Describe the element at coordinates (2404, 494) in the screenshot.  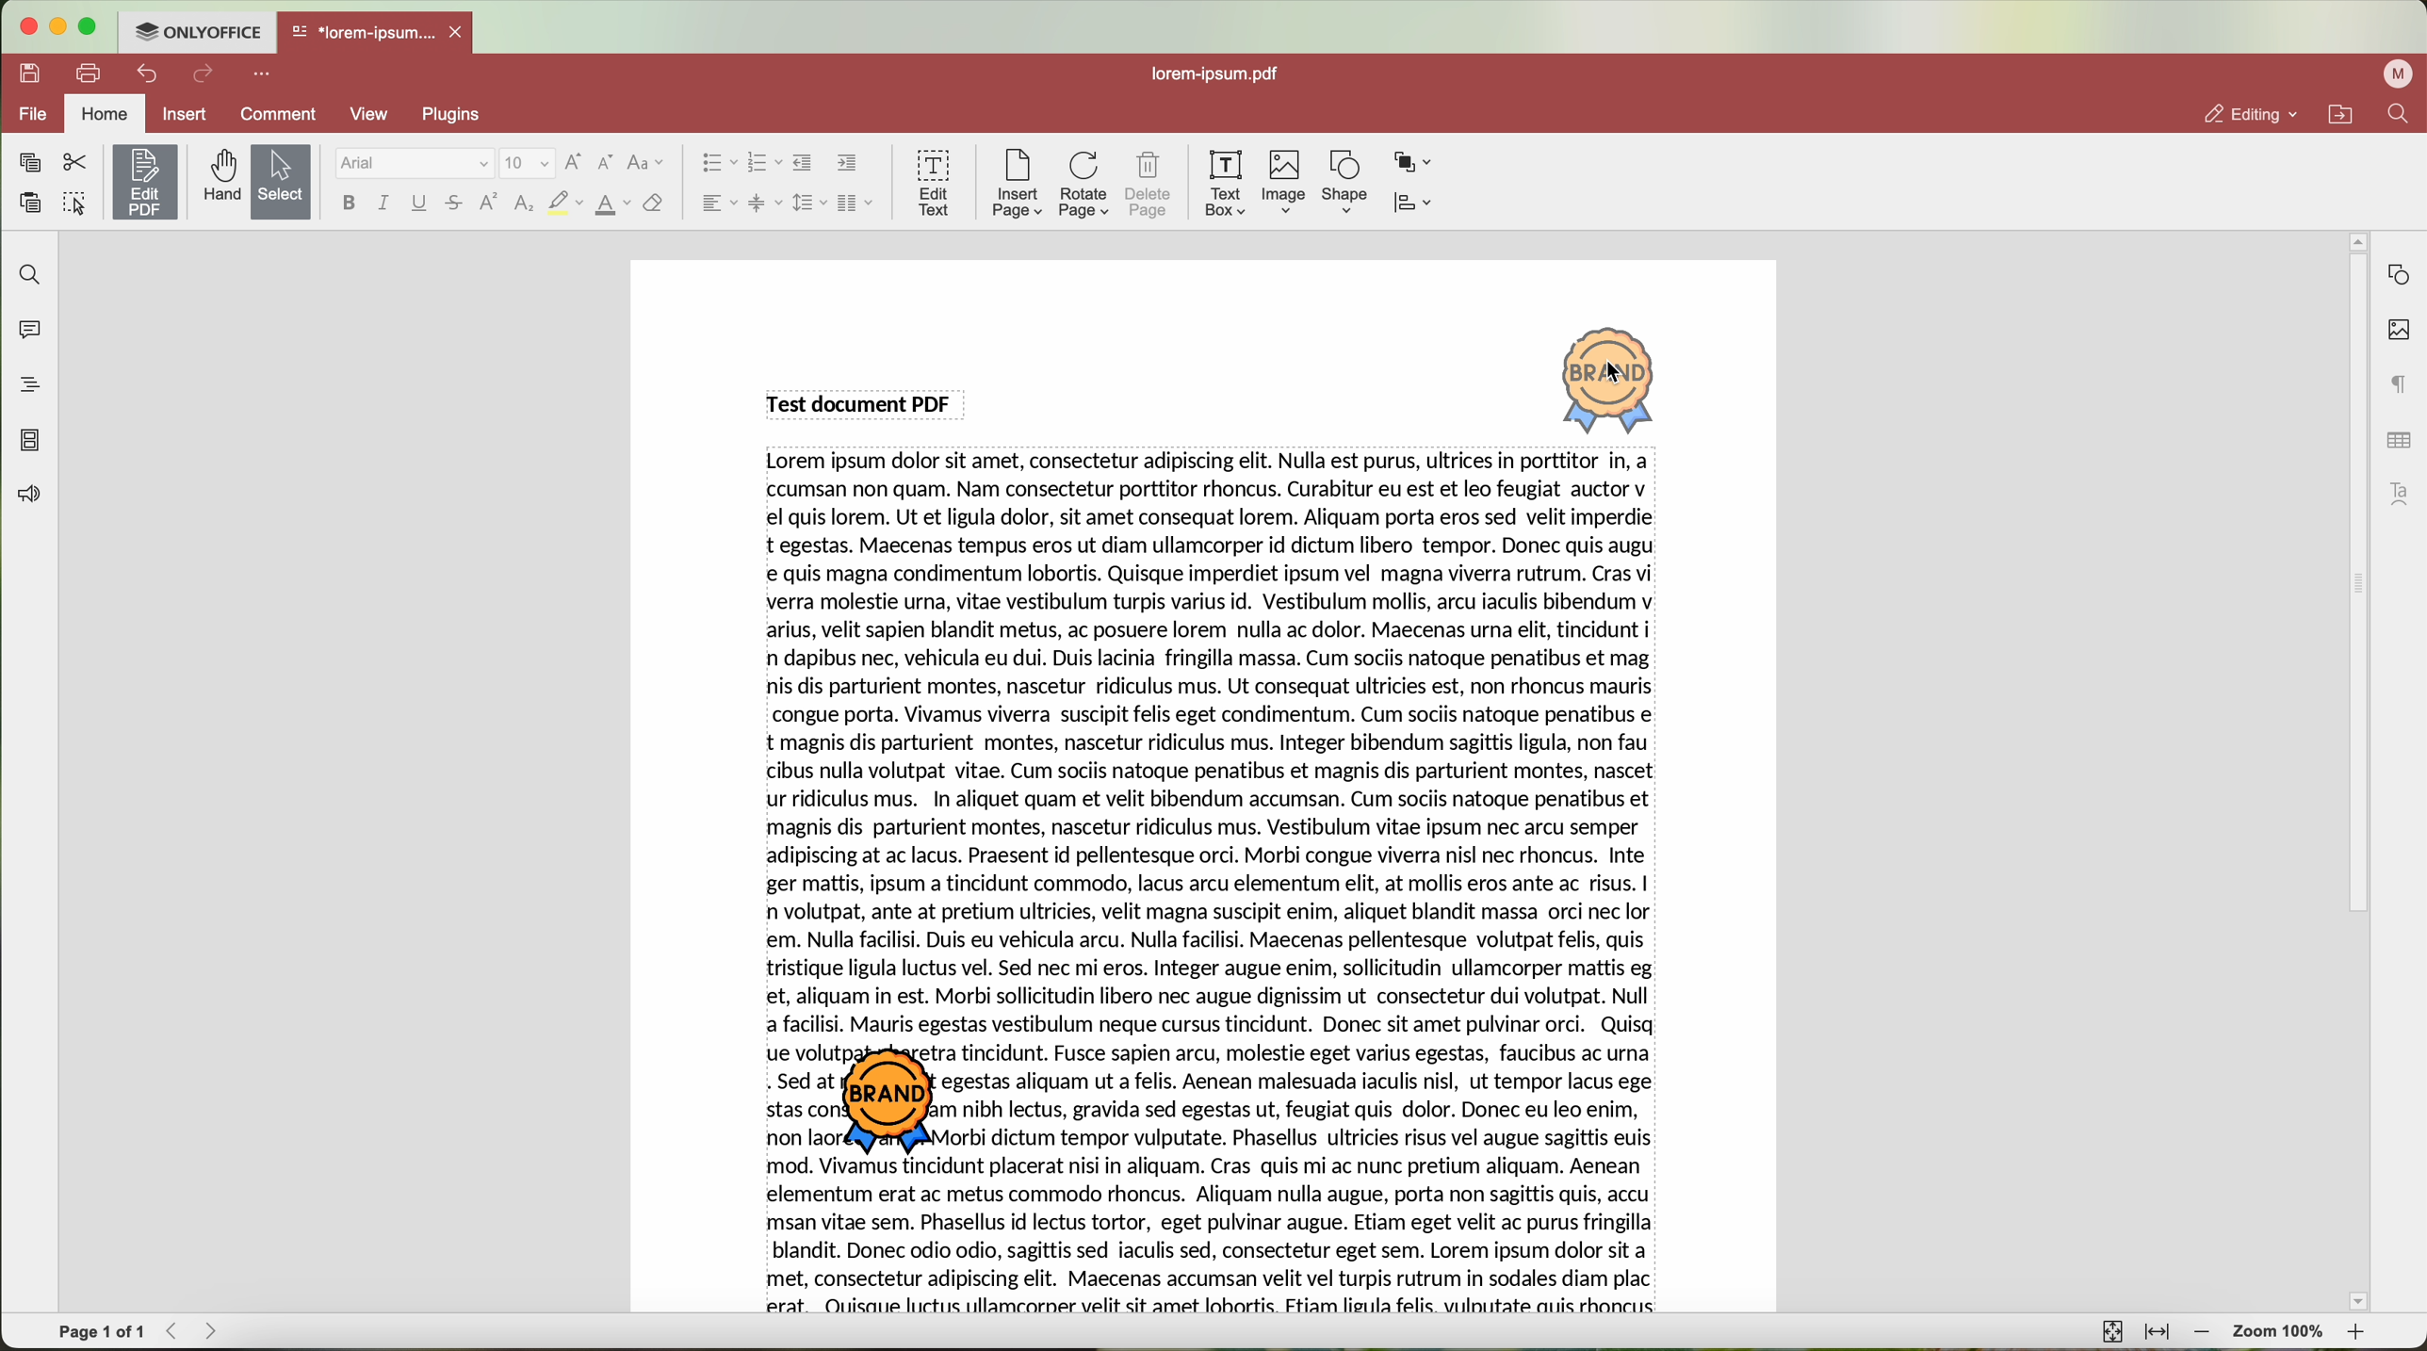
I see `text art settings` at that location.